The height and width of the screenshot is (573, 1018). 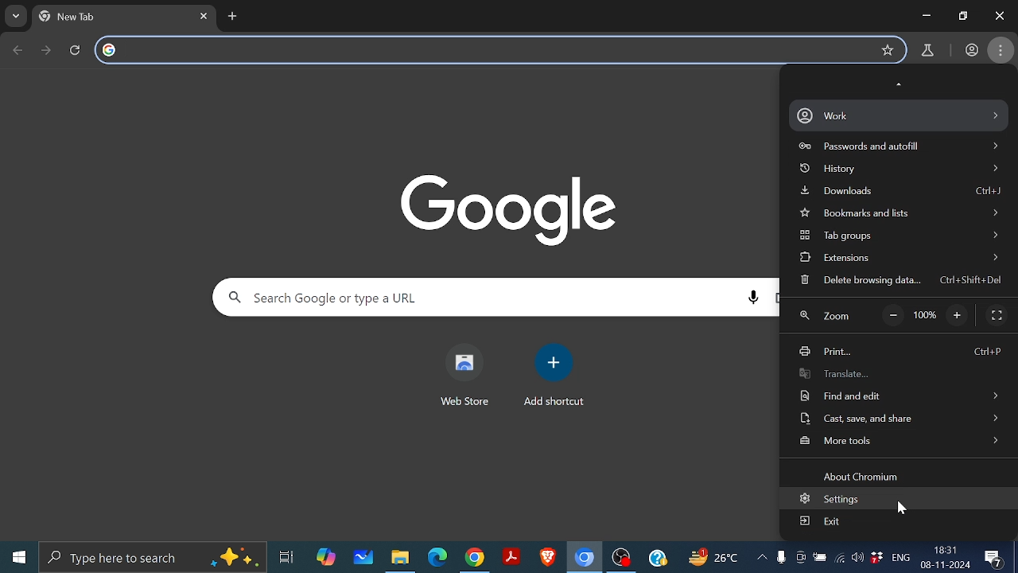 I want to click on , so click(x=961, y=14).